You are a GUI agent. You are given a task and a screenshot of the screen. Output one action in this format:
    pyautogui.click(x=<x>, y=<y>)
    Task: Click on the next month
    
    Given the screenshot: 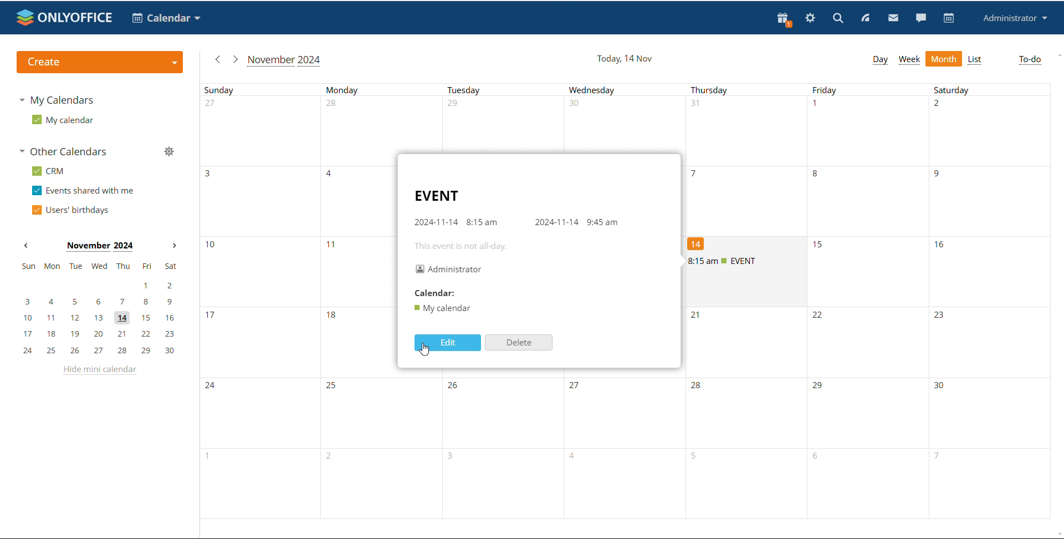 What is the action you would take?
    pyautogui.click(x=234, y=59)
    